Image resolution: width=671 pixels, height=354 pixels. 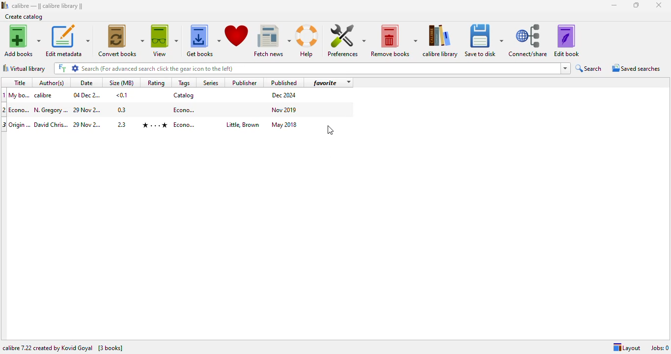 What do you see at coordinates (51, 110) in the screenshot?
I see `author` at bounding box center [51, 110].